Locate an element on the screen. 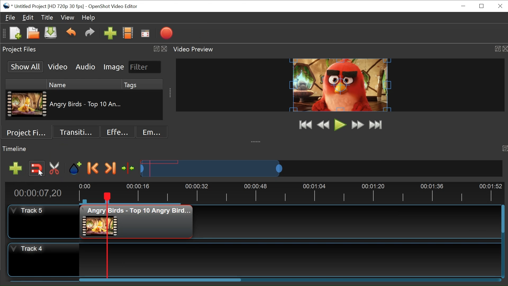  Center the timeline at Playhead is located at coordinates (129, 168).